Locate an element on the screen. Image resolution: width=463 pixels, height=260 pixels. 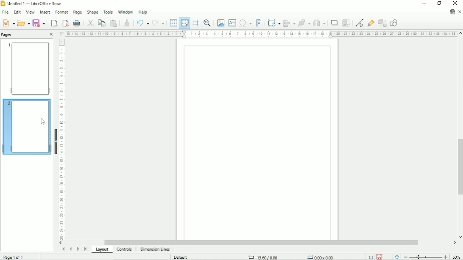
Scaling factor is located at coordinates (371, 257).